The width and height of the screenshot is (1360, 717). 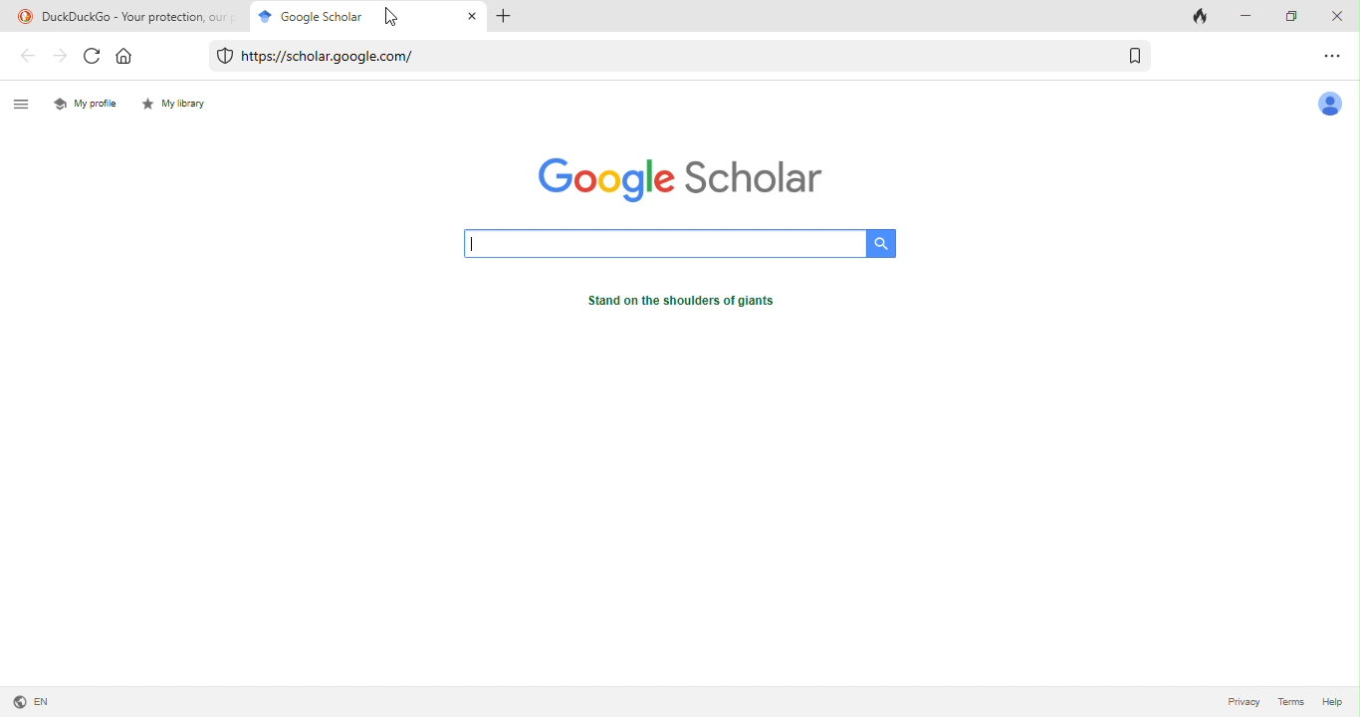 What do you see at coordinates (1333, 107) in the screenshot?
I see `account` at bounding box center [1333, 107].